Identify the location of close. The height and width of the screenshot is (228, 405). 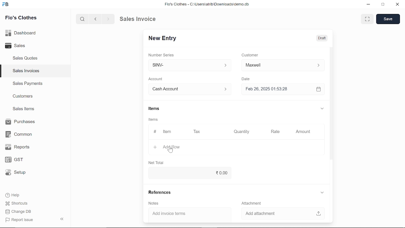
(397, 5).